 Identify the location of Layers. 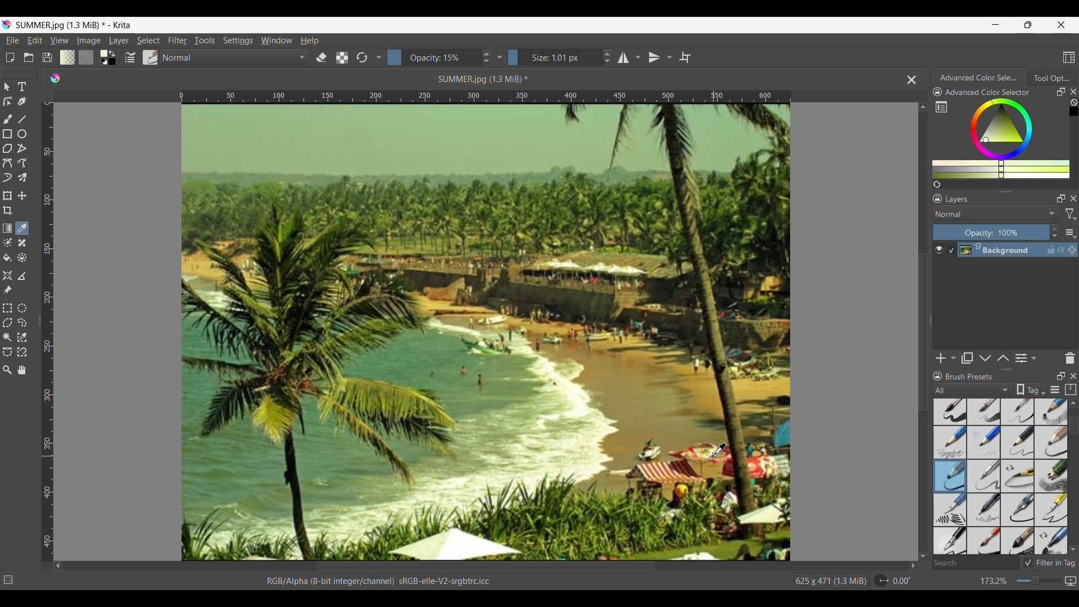
(958, 200).